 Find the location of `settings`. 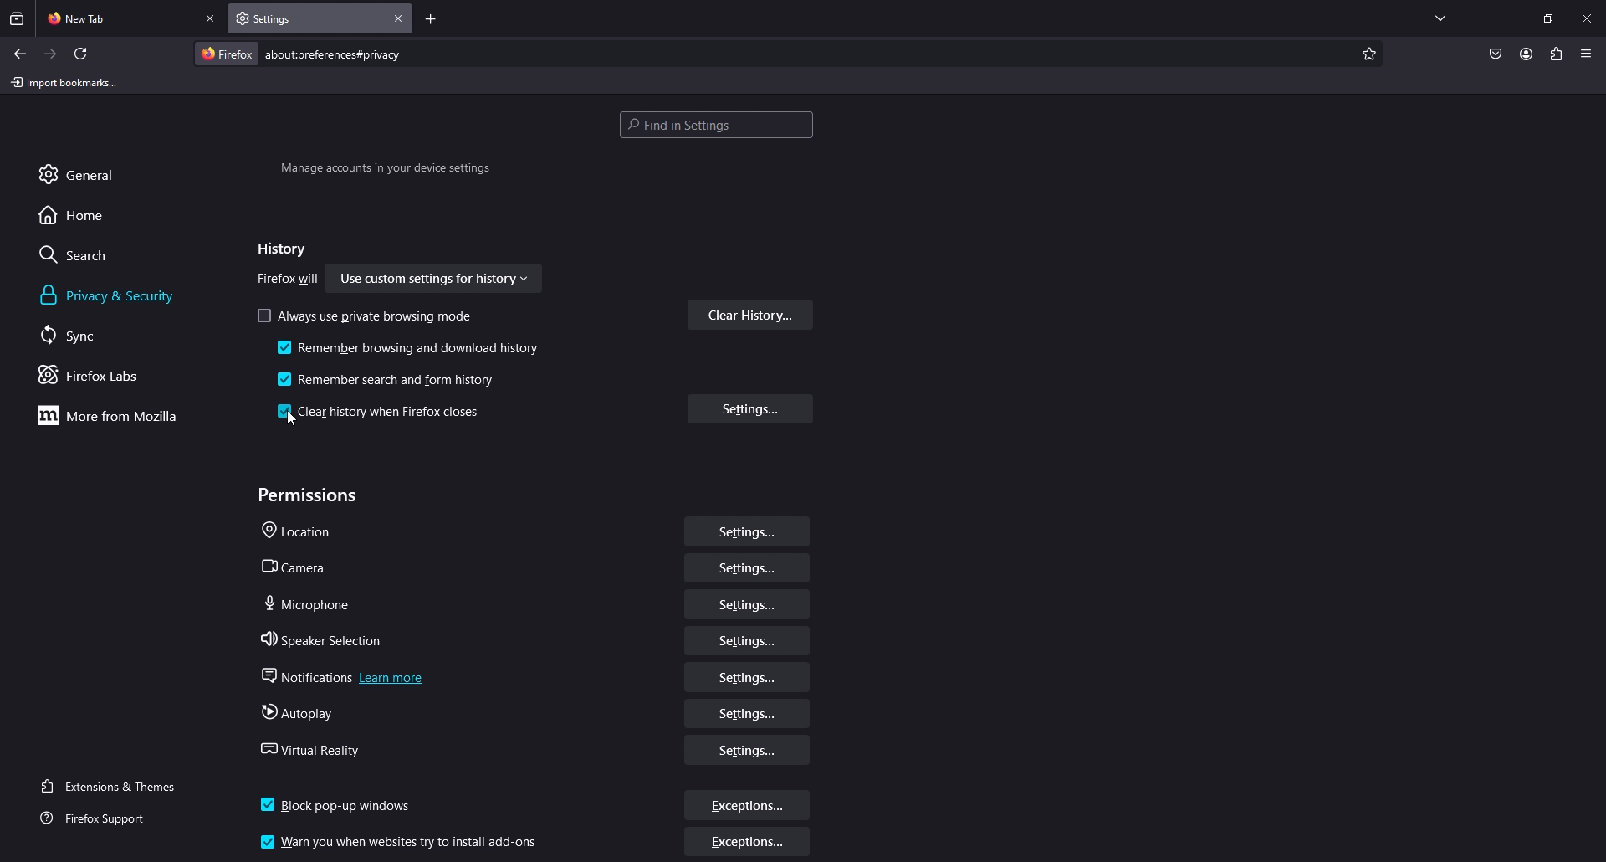

settings is located at coordinates (747, 571).